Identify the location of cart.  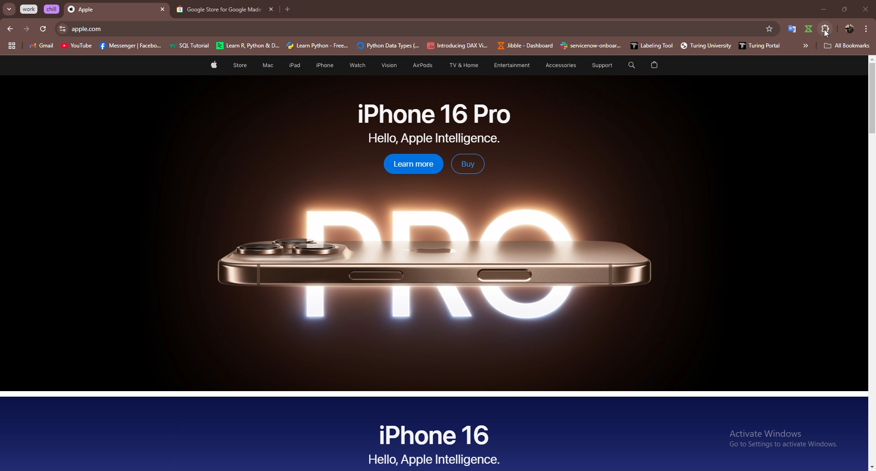
(654, 65).